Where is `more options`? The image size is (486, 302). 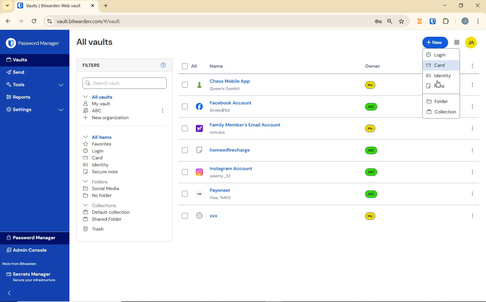
more options is located at coordinates (473, 85).